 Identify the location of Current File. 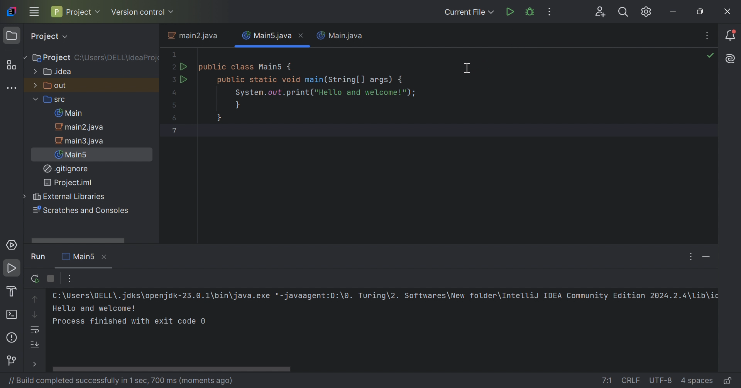
(468, 12).